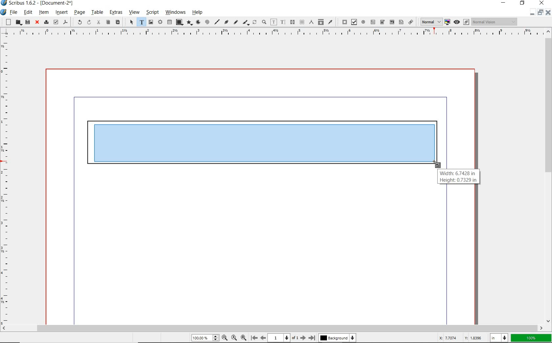  What do you see at coordinates (246, 23) in the screenshot?
I see `calligraphic line` at bounding box center [246, 23].